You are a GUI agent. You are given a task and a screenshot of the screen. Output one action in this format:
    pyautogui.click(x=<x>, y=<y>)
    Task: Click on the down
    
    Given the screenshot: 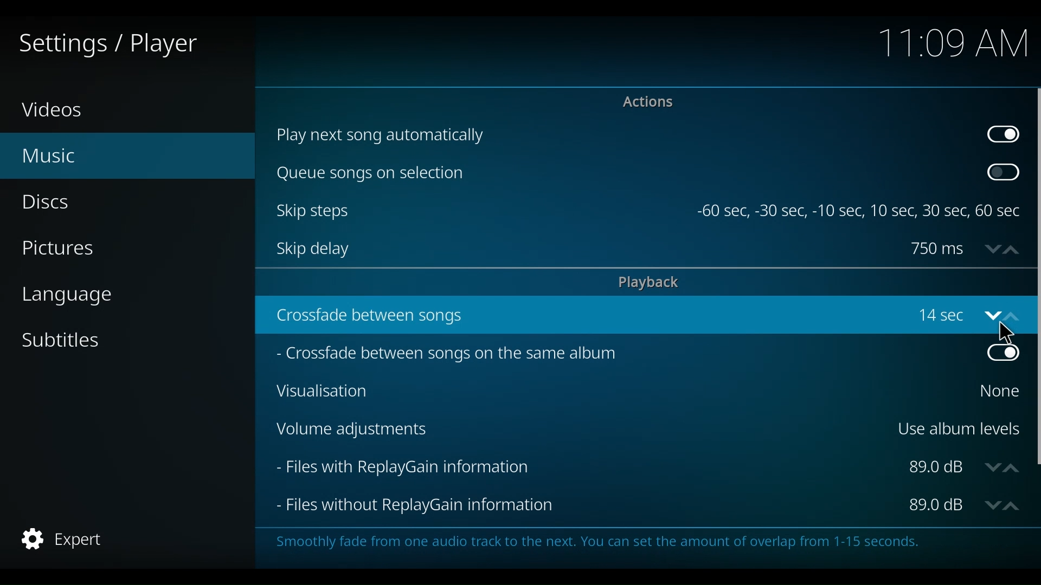 What is the action you would take?
    pyautogui.click(x=989, y=248)
    